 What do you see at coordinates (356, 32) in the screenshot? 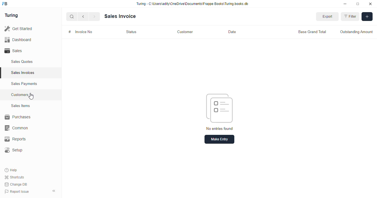
I see `‘Outstanding Amount` at bounding box center [356, 32].